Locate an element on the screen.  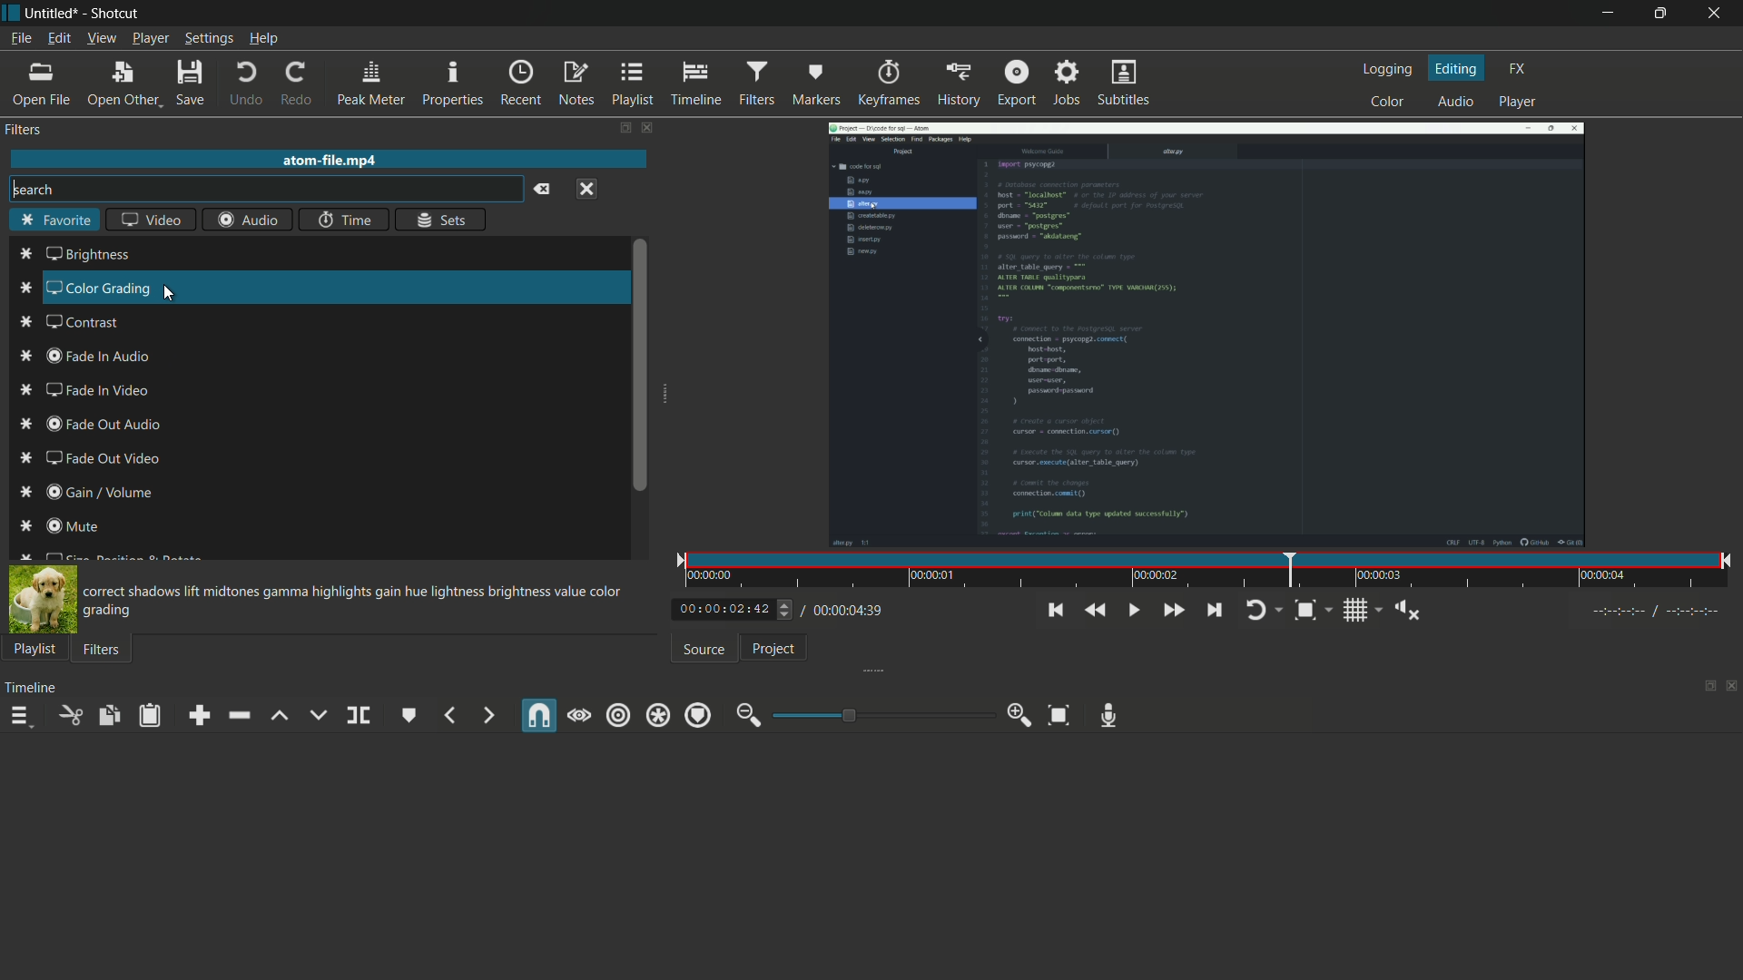
filters is located at coordinates (23, 130).